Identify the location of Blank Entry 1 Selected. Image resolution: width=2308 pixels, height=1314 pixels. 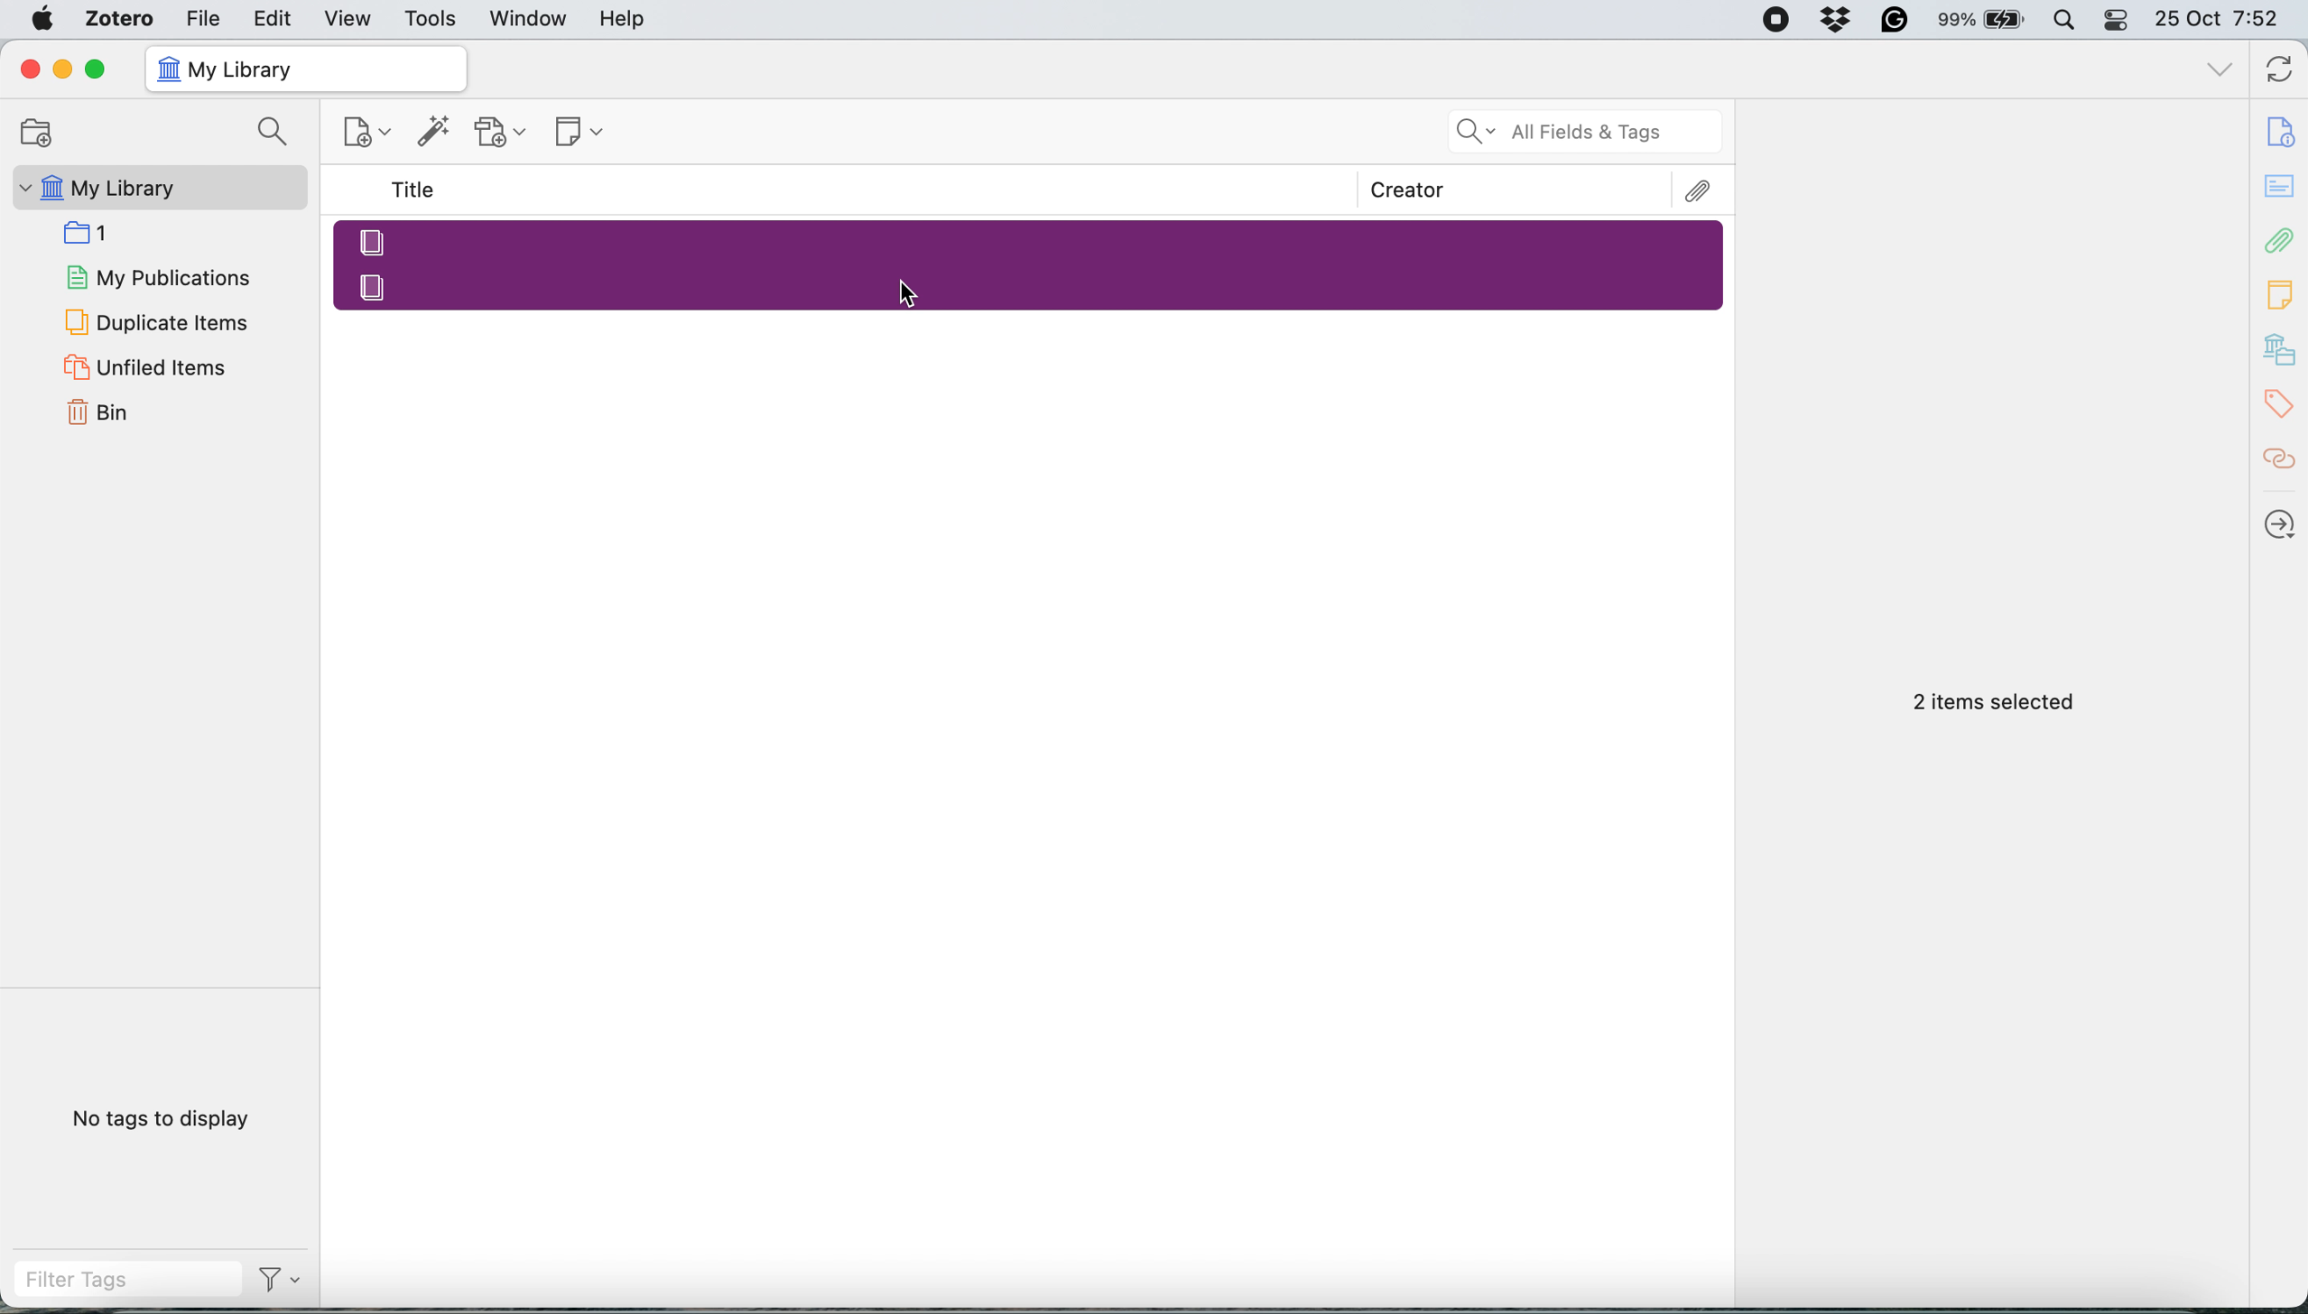
(1027, 240).